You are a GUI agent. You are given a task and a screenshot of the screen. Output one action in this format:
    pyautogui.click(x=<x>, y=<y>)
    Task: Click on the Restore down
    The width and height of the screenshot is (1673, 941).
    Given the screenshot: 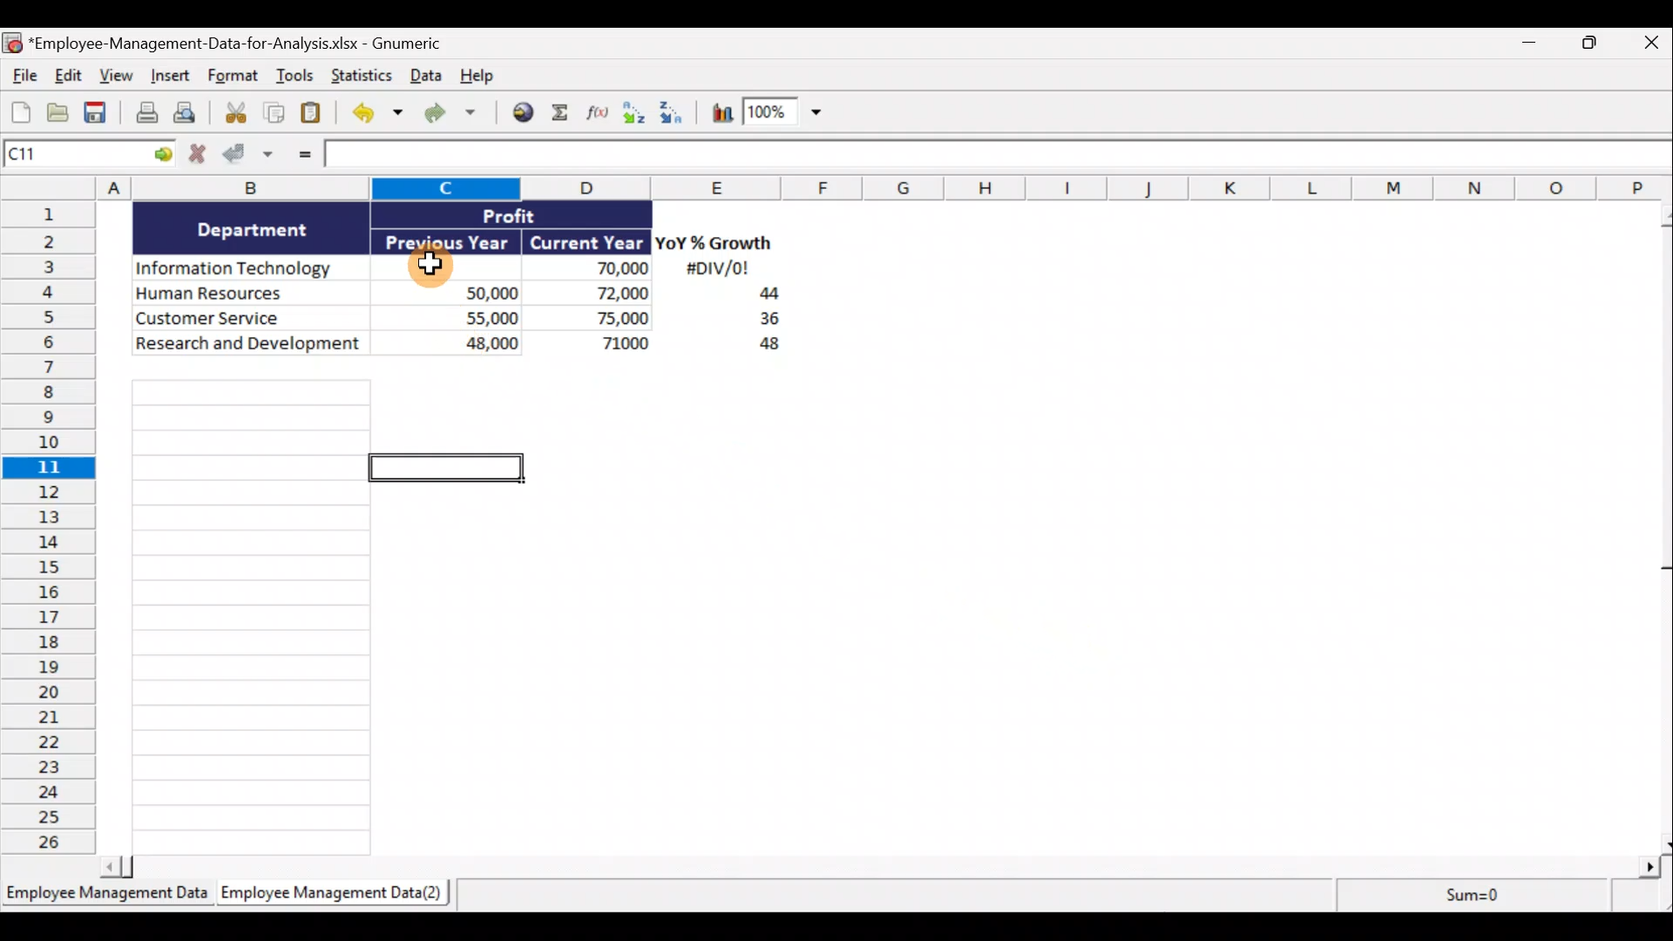 What is the action you would take?
    pyautogui.click(x=1591, y=47)
    